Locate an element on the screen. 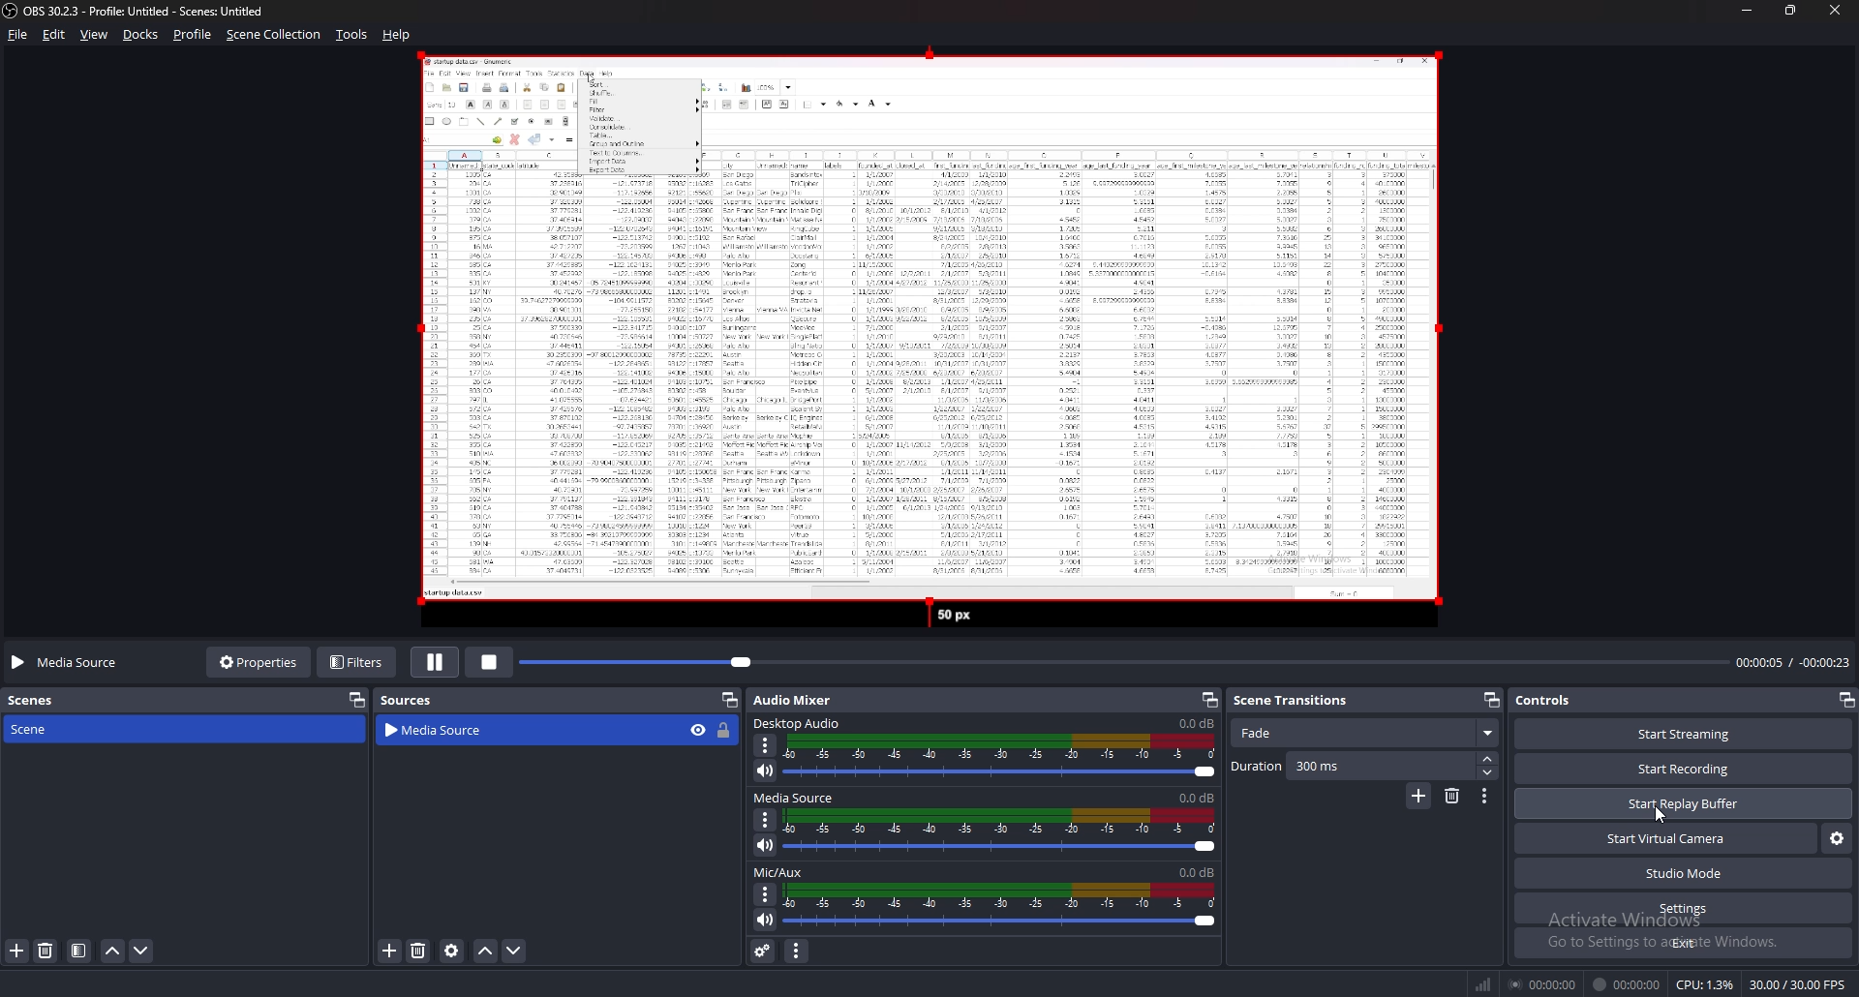 The width and height of the screenshot is (1859, 997). configure virtual camera is located at coordinates (1836, 838).